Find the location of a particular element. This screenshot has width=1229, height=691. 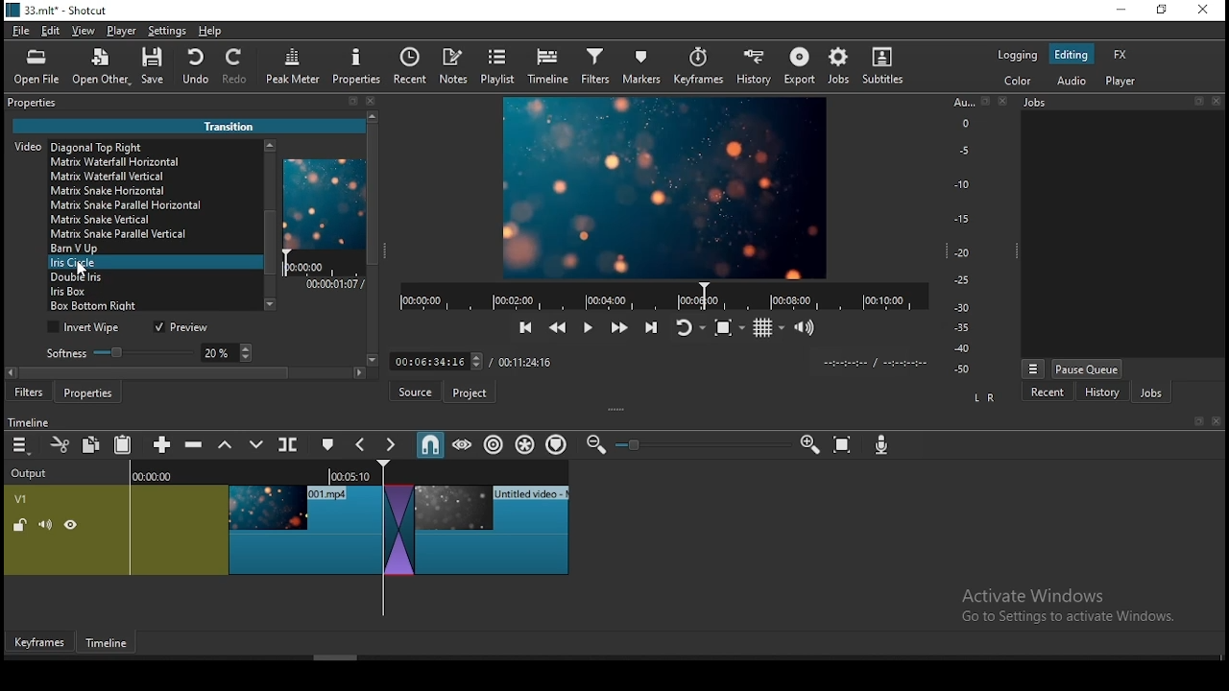

audio is located at coordinates (1072, 81).